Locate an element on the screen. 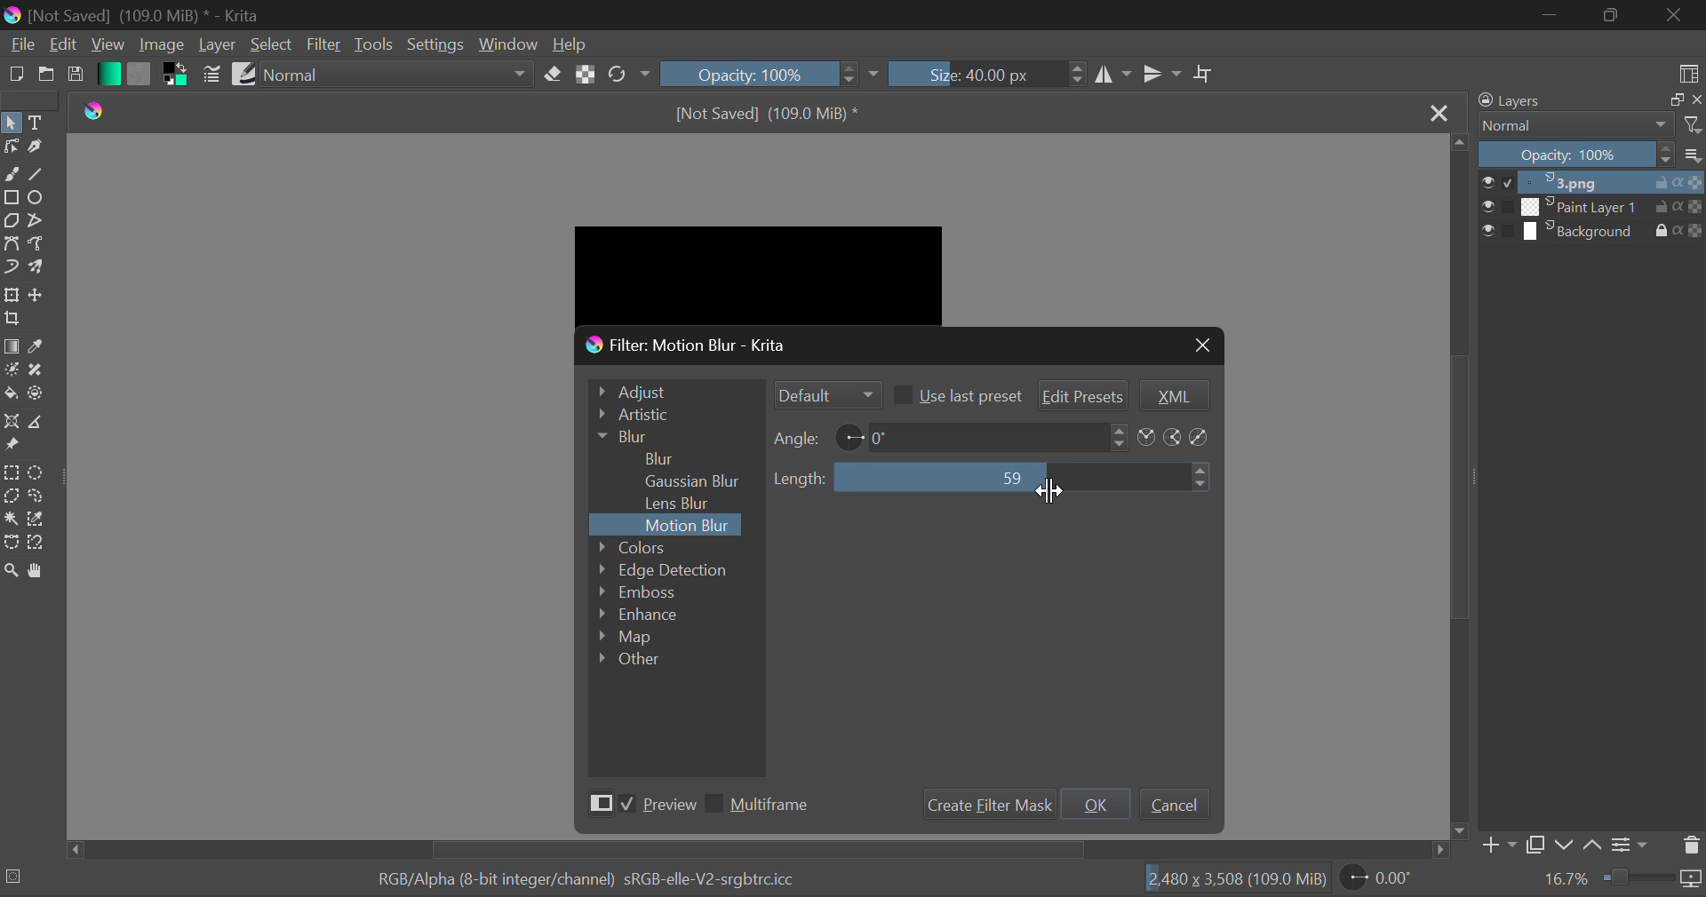  Horizontal Mirror Flip is located at coordinates (1161, 73).